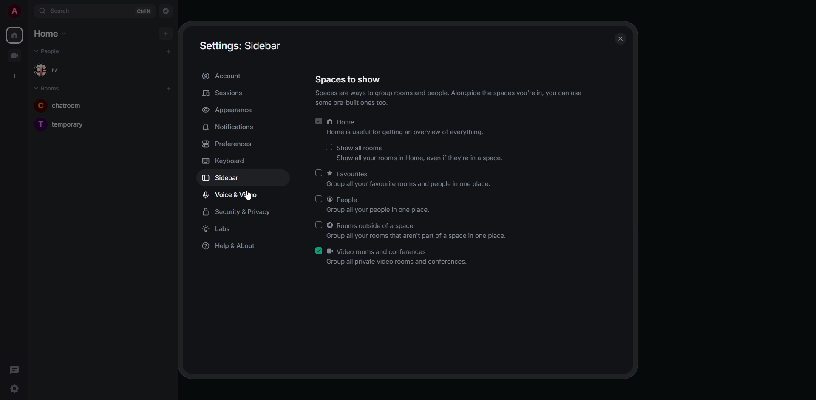 The width and height of the screenshot is (816, 400). Describe the element at coordinates (17, 55) in the screenshot. I see `video room` at that location.